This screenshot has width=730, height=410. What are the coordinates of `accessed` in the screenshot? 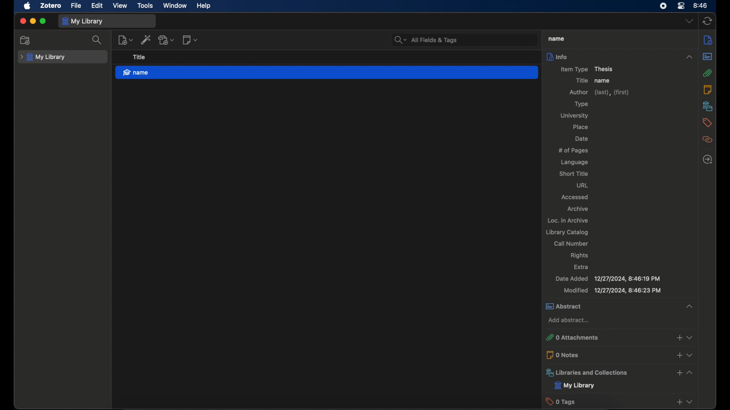 It's located at (574, 197).